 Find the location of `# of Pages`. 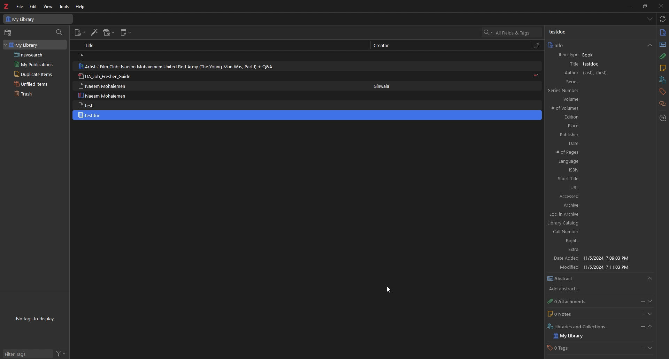

# of Pages is located at coordinates (597, 153).